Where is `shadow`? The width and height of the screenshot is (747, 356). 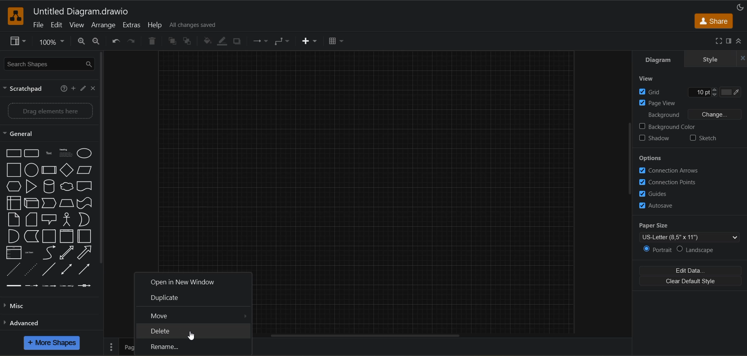 shadow is located at coordinates (238, 41).